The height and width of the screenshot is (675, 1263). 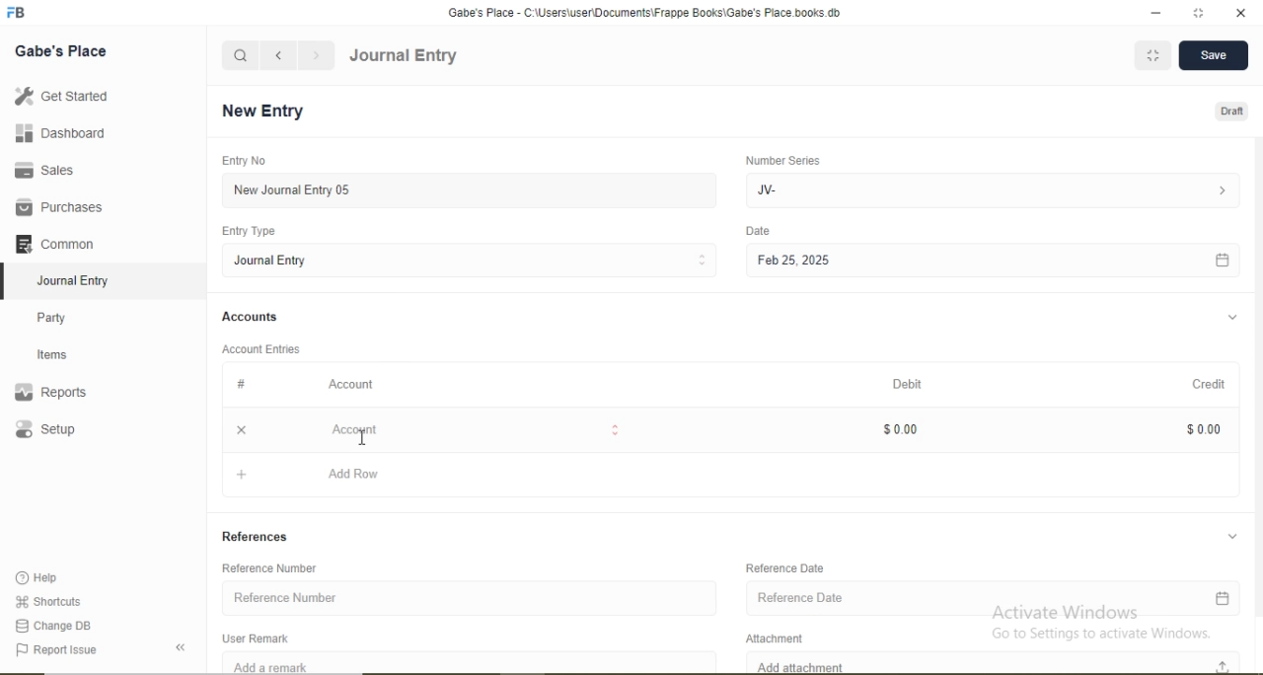 I want to click on Reference Date, so click(x=993, y=600).